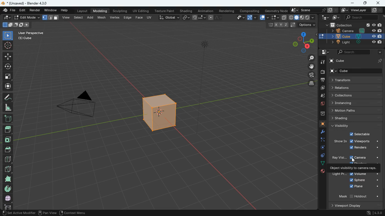 This screenshot has width=385, height=216. What do you see at coordinates (357, 80) in the screenshot?
I see `transform` at bounding box center [357, 80].